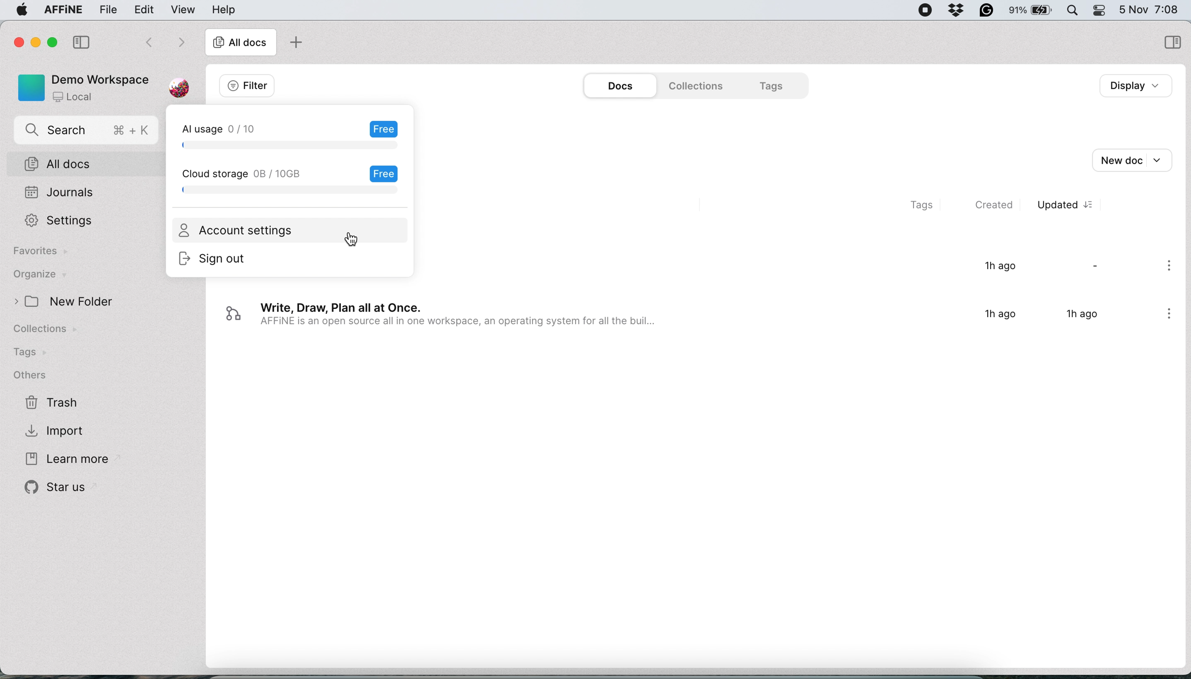 The width and height of the screenshot is (1191, 679). Describe the element at coordinates (1033, 11) in the screenshot. I see `battery` at that location.